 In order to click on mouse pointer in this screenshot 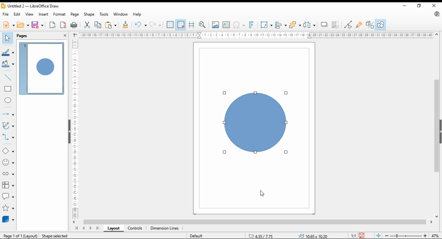, I will do `click(260, 195)`.